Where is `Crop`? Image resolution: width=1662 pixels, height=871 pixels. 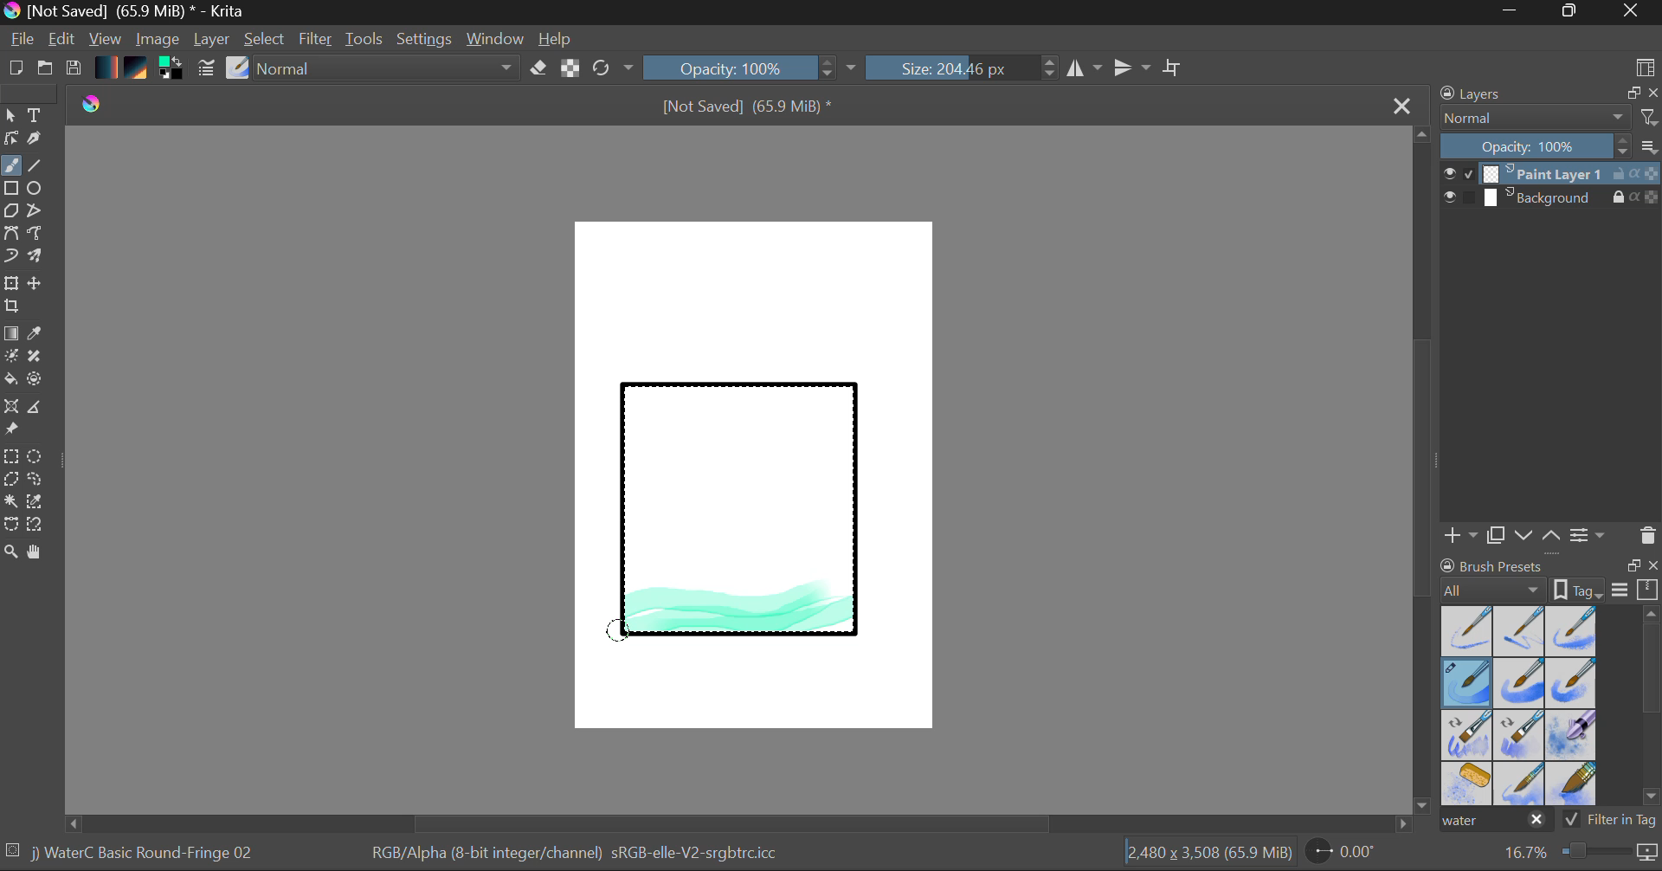
Crop is located at coordinates (14, 306).